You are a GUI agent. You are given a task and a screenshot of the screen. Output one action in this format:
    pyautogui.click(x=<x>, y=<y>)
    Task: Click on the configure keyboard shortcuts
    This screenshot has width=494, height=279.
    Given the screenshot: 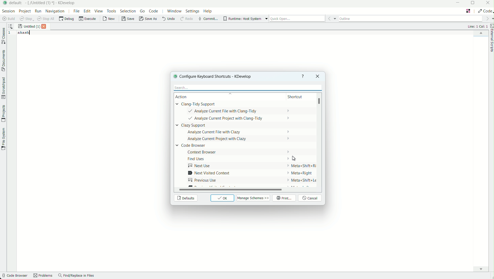 What is the action you would take?
    pyautogui.click(x=219, y=76)
    